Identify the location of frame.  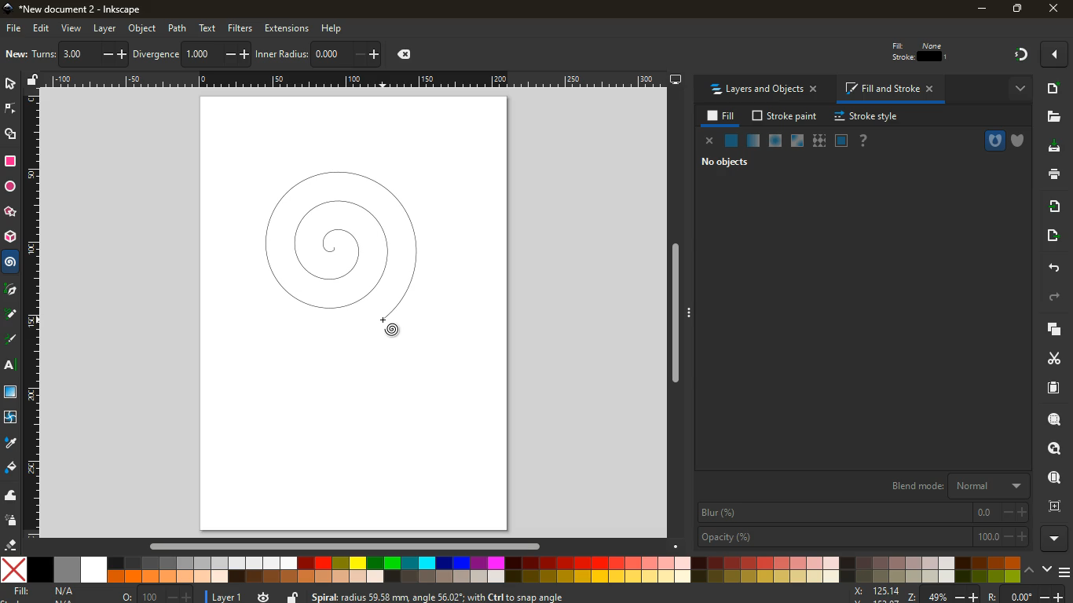
(1053, 508).